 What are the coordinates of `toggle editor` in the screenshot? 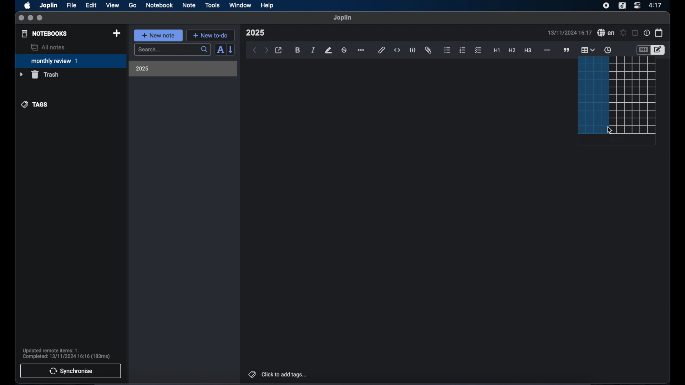 It's located at (659, 50).